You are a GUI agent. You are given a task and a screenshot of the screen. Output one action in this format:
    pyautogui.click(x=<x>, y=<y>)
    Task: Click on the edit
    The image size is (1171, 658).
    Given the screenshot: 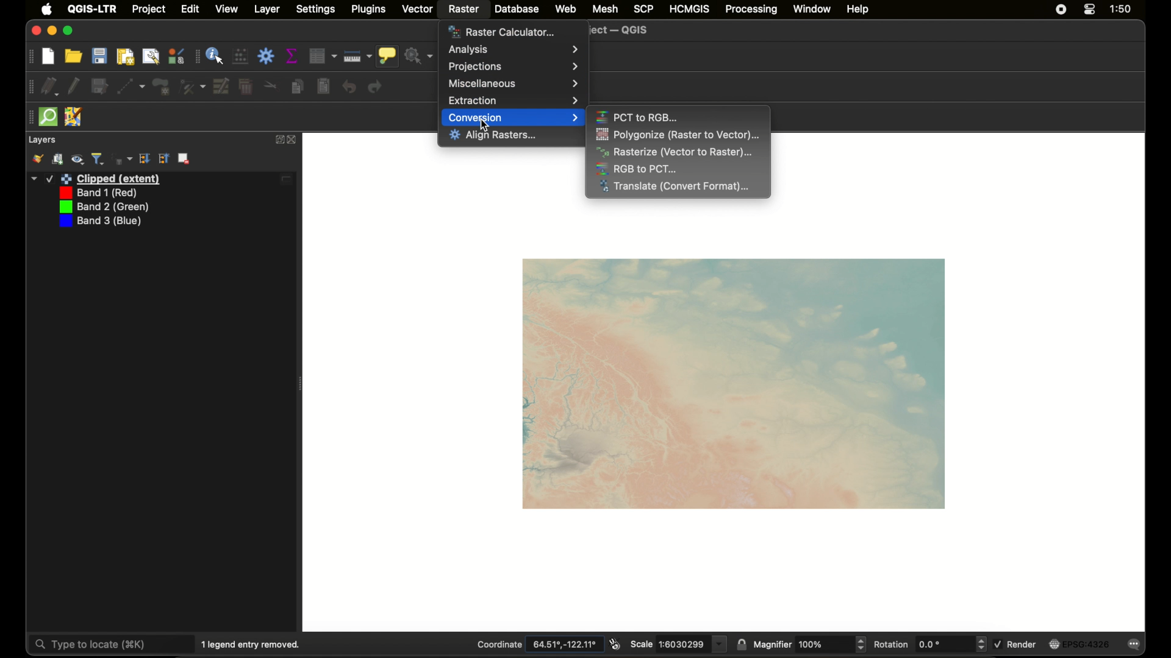 What is the action you would take?
    pyautogui.click(x=190, y=9)
    